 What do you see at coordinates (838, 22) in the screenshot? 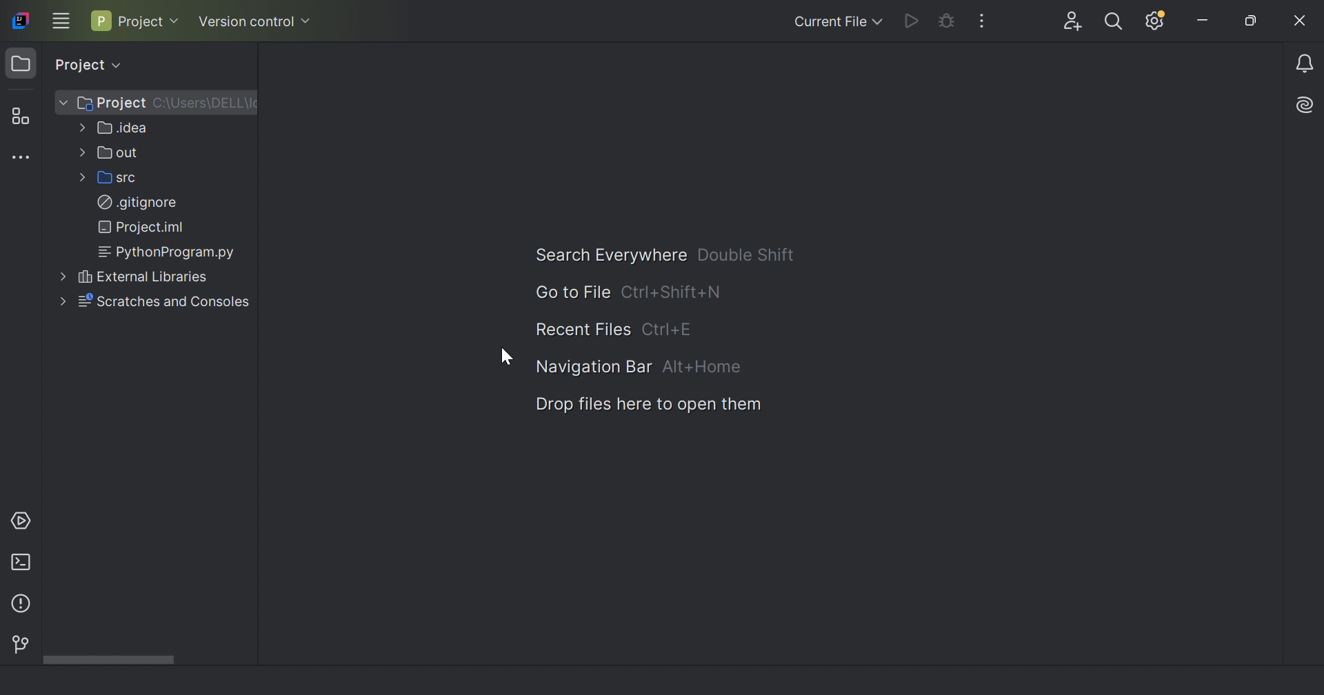
I see `Current file` at bounding box center [838, 22].